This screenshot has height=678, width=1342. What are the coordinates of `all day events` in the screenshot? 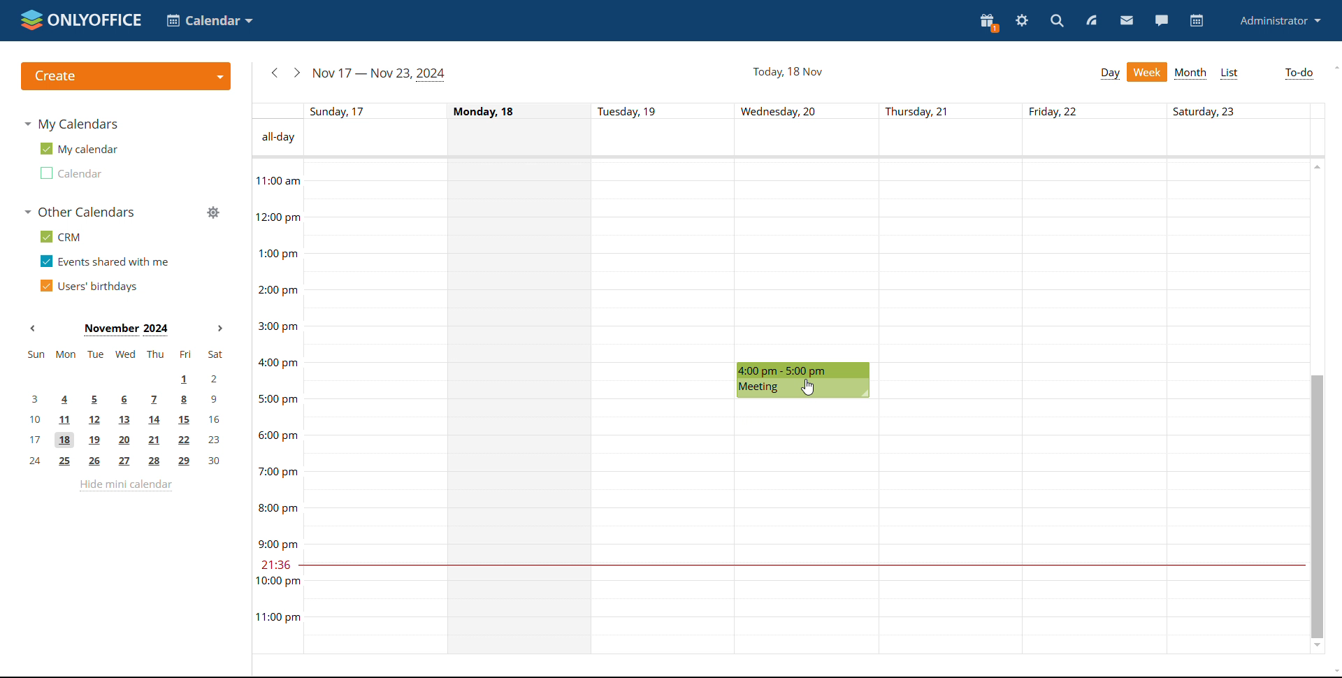 It's located at (814, 138).